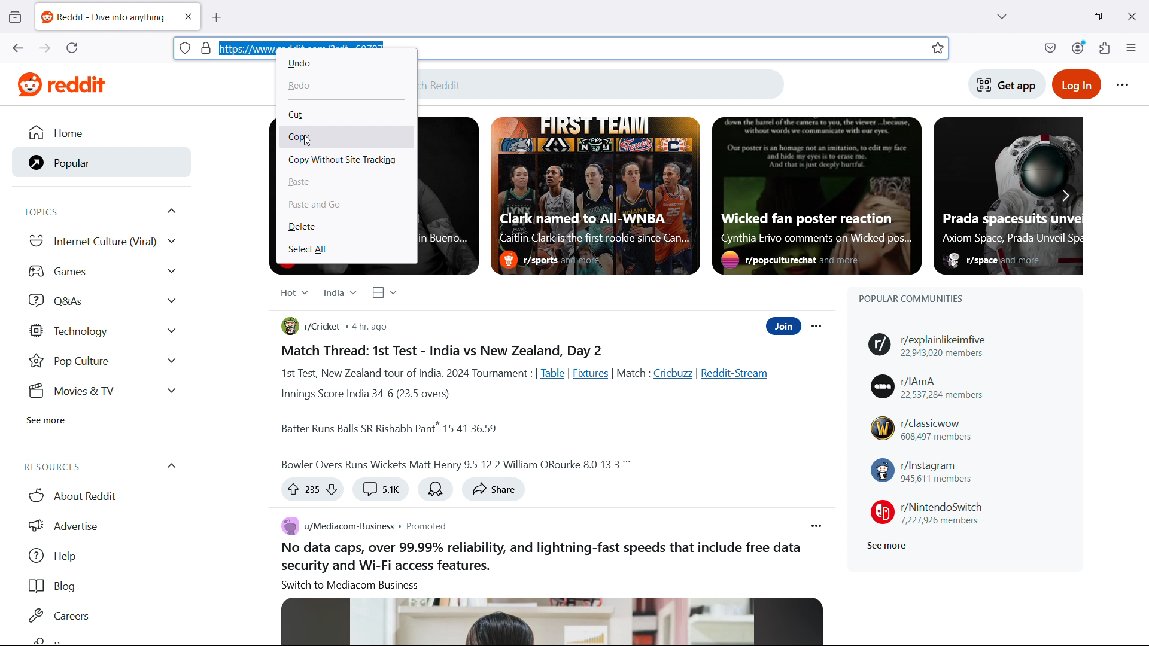  Describe the element at coordinates (347, 179) in the screenshot. I see `paste` at that location.